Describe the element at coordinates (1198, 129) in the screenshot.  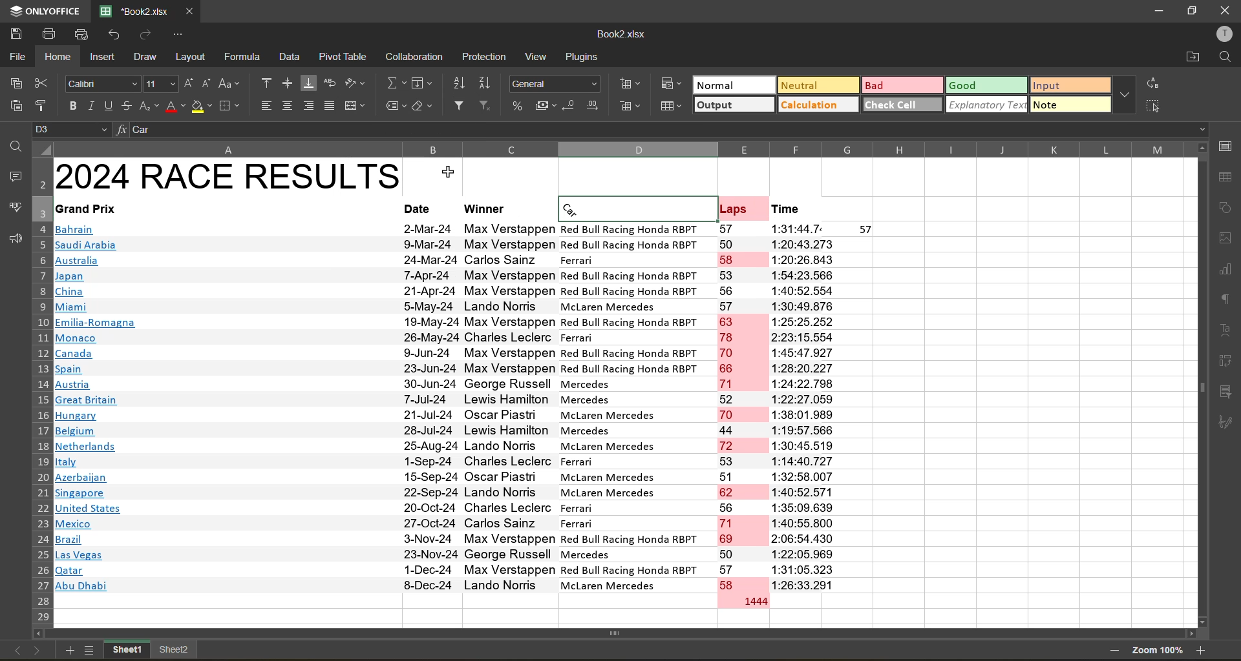
I see `Drop down` at that location.